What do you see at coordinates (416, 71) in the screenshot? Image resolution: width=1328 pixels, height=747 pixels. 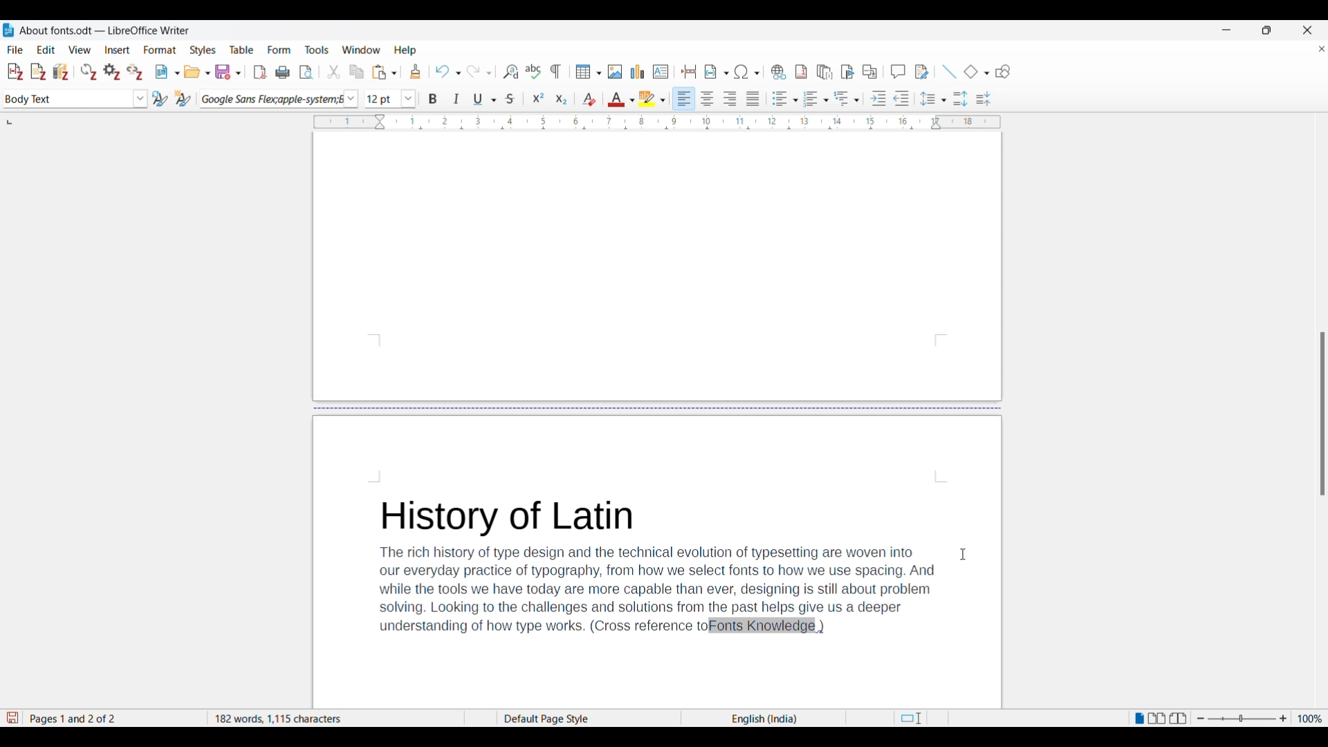 I see `Clone formatting` at bounding box center [416, 71].